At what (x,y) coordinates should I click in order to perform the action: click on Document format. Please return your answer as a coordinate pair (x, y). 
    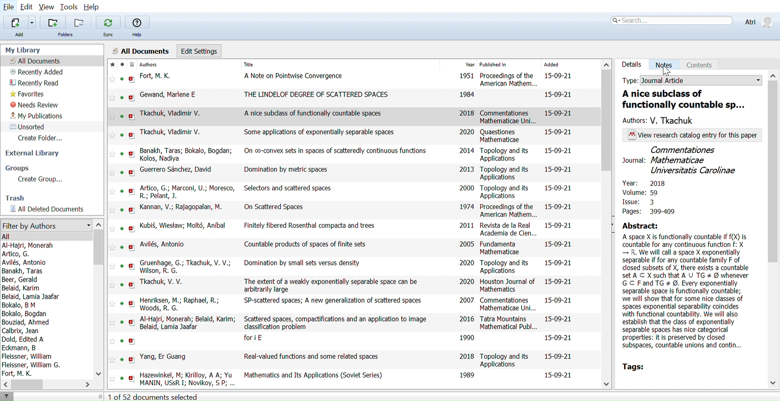
    Looking at the image, I should click on (131, 65).